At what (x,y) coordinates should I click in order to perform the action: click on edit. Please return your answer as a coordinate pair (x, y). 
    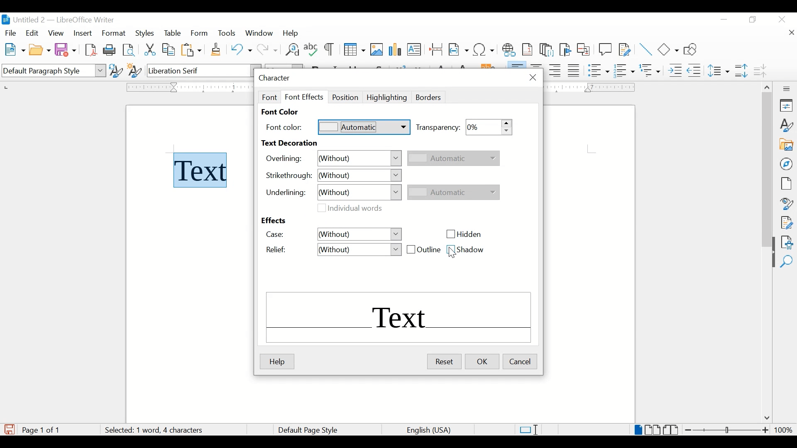
    Looking at the image, I should click on (33, 33).